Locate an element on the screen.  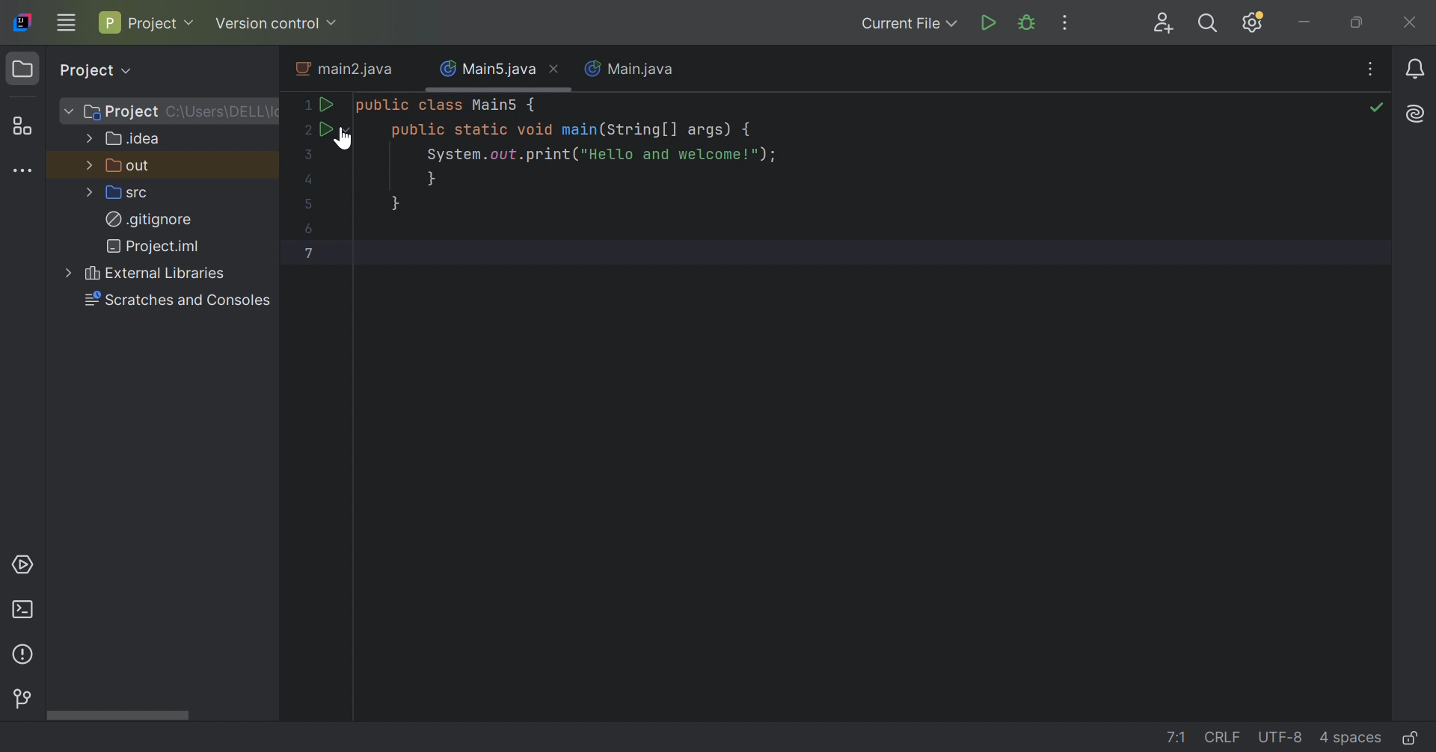
Search everywhere is located at coordinates (1209, 24).